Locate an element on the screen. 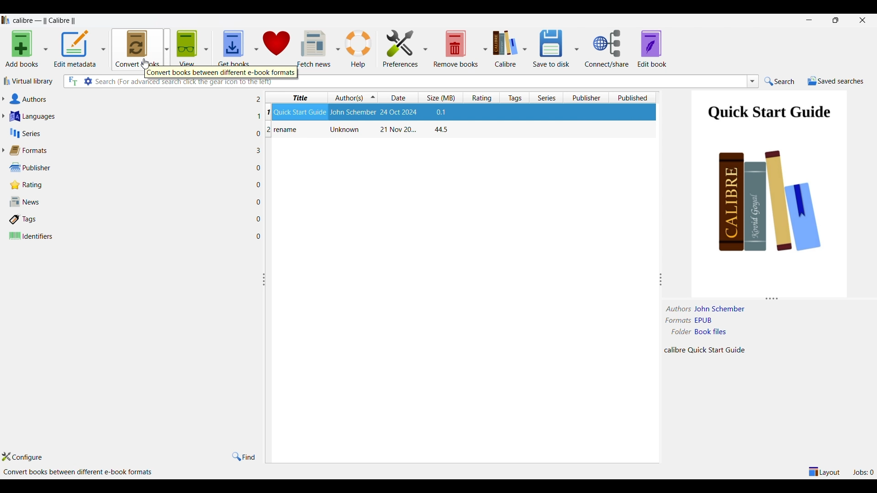 The width and height of the screenshot is (877, 493). Formats is located at coordinates (131, 151).